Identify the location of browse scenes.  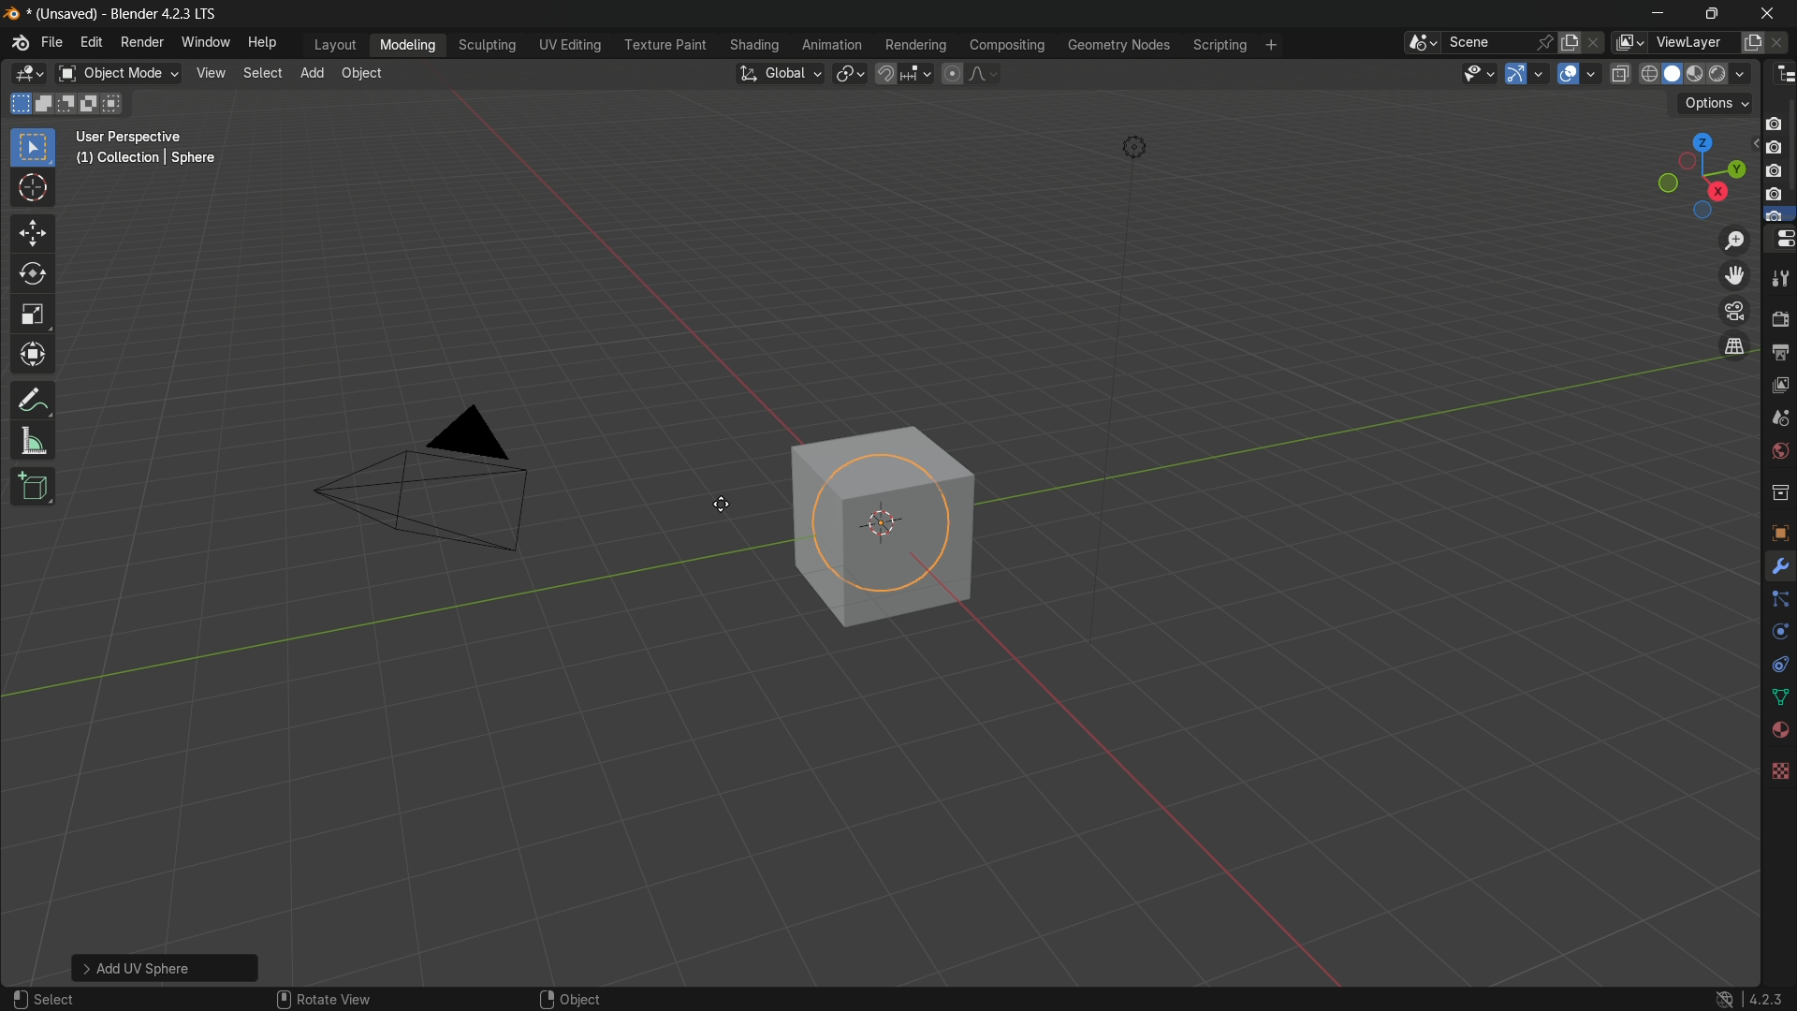
(1424, 43).